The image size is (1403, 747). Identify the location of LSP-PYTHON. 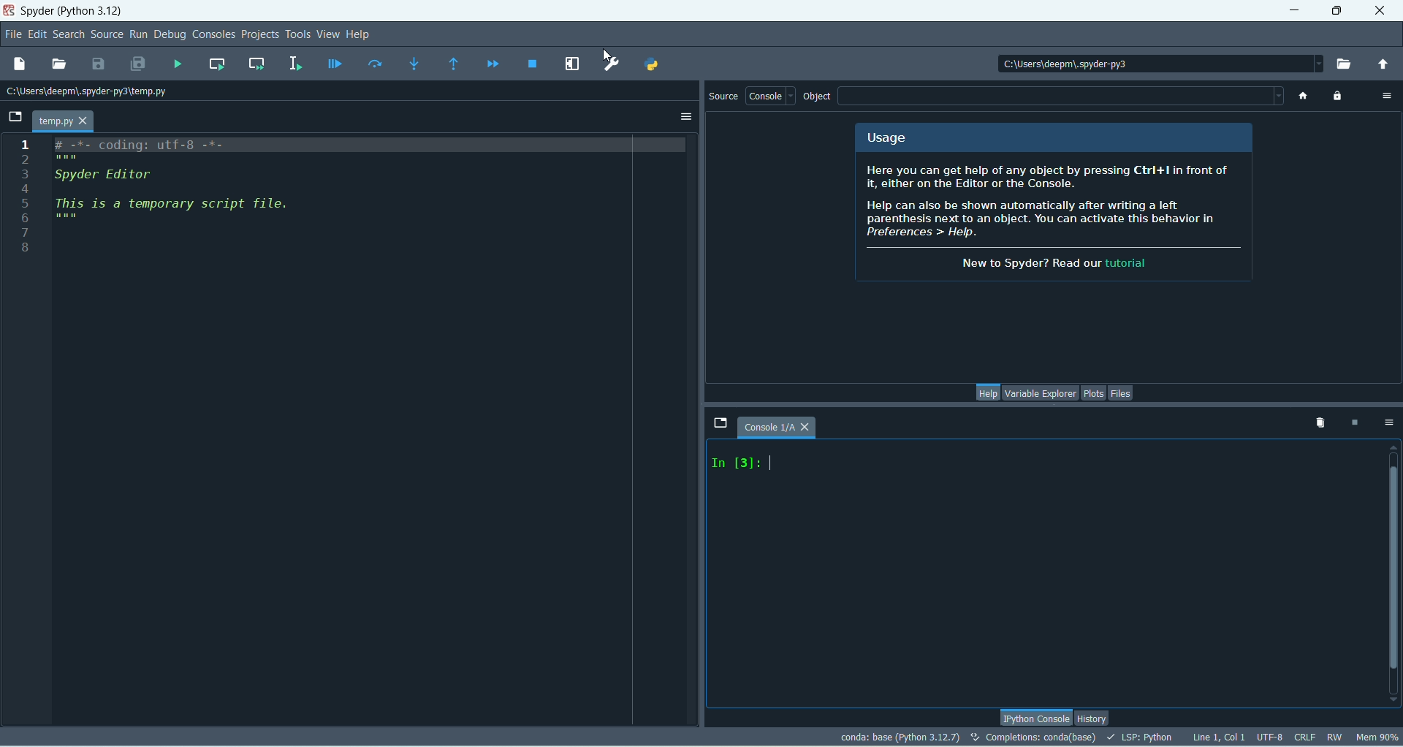
(1140, 737).